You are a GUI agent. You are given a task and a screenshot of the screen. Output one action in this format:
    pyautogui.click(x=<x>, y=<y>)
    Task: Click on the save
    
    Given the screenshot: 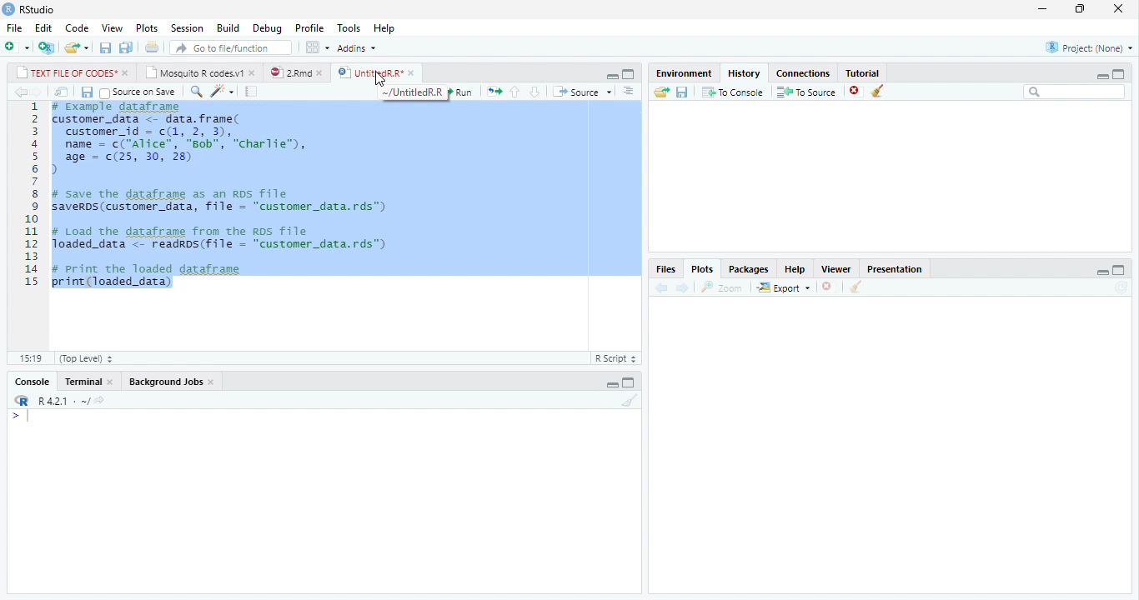 What is the action you would take?
    pyautogui.click(x=683, y=92)
    